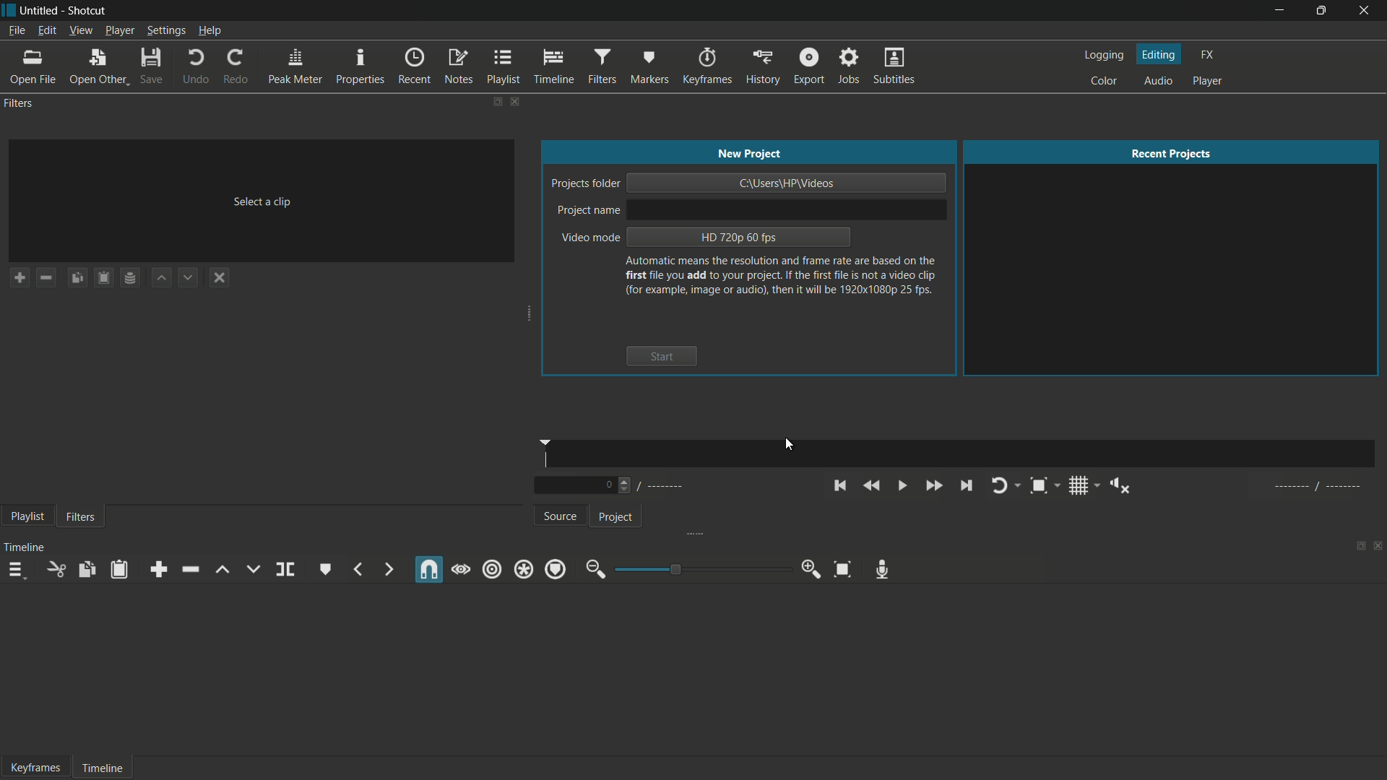 The width and height of the screenshot is (1387, 780). I want to click on ripple, so click(492, 569).